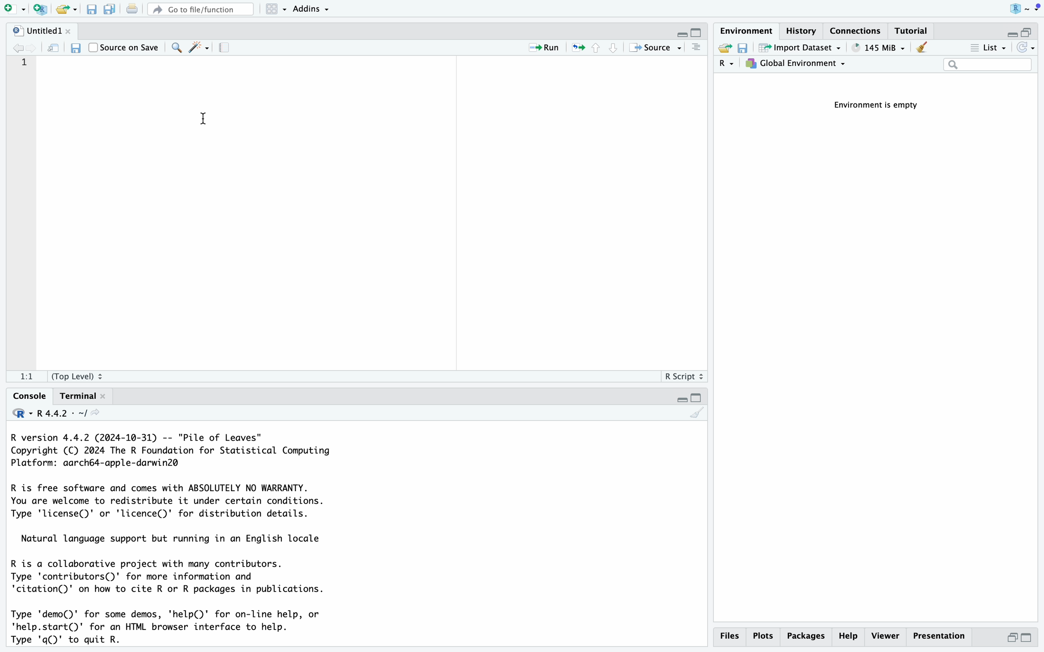  Describe the element at coordinates (200, 47) in the screenshot. I see `code tools` at that location.